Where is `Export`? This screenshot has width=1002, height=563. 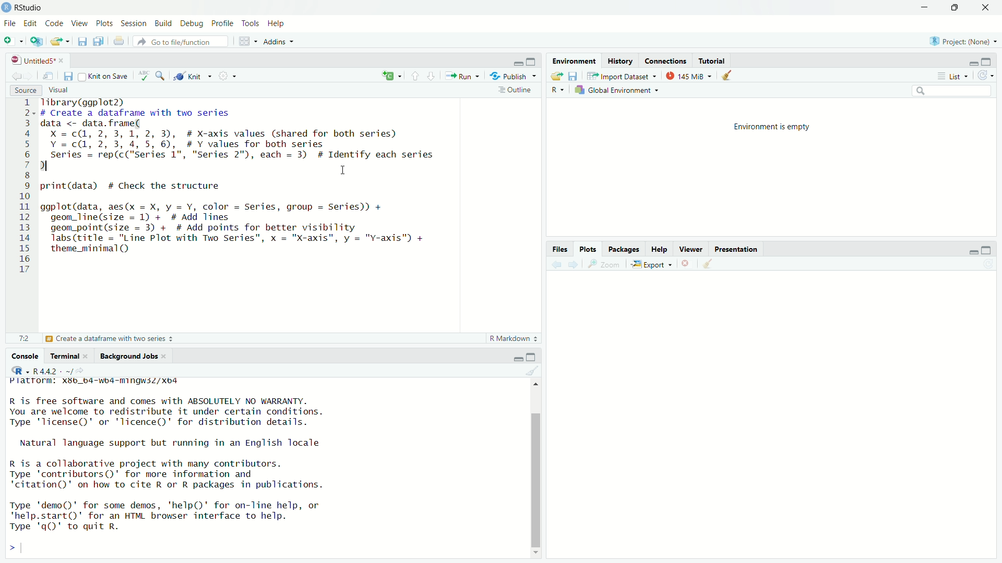 Export is located at coordinates (651, 264).